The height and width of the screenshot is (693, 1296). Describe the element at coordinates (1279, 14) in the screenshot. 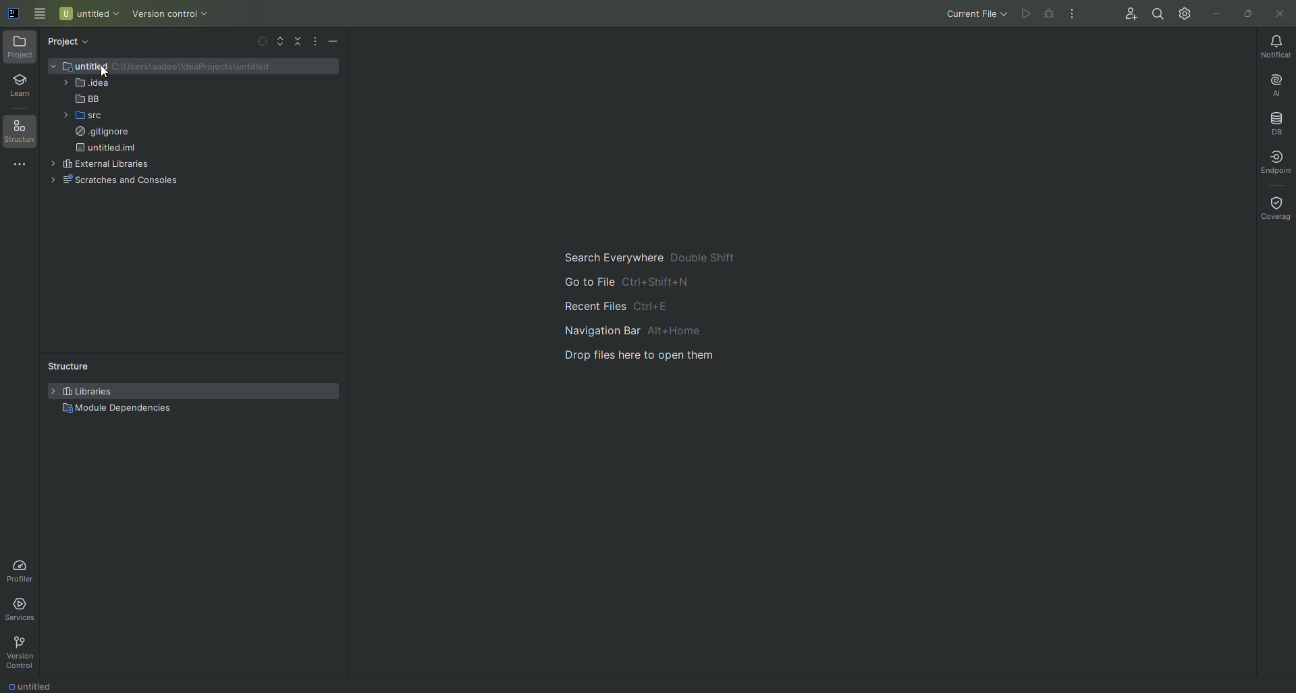

I see `Close` at that location.